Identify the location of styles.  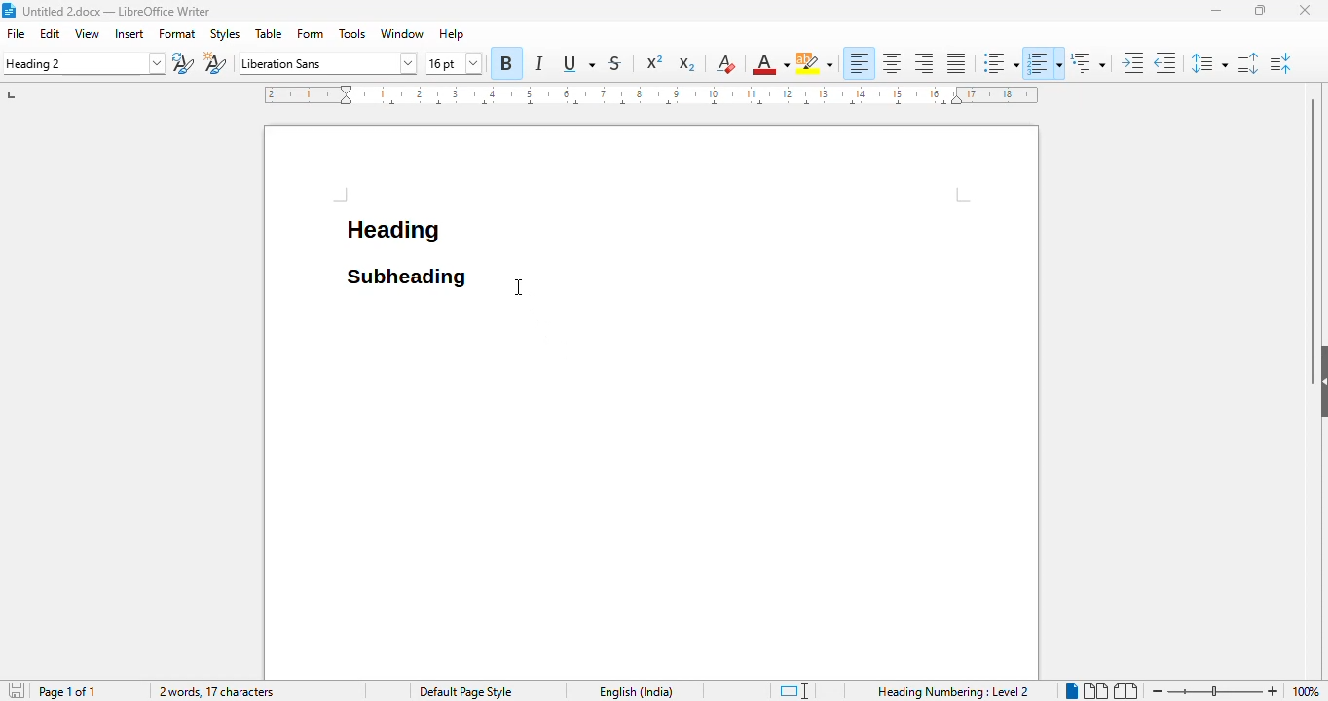
(226, 34).